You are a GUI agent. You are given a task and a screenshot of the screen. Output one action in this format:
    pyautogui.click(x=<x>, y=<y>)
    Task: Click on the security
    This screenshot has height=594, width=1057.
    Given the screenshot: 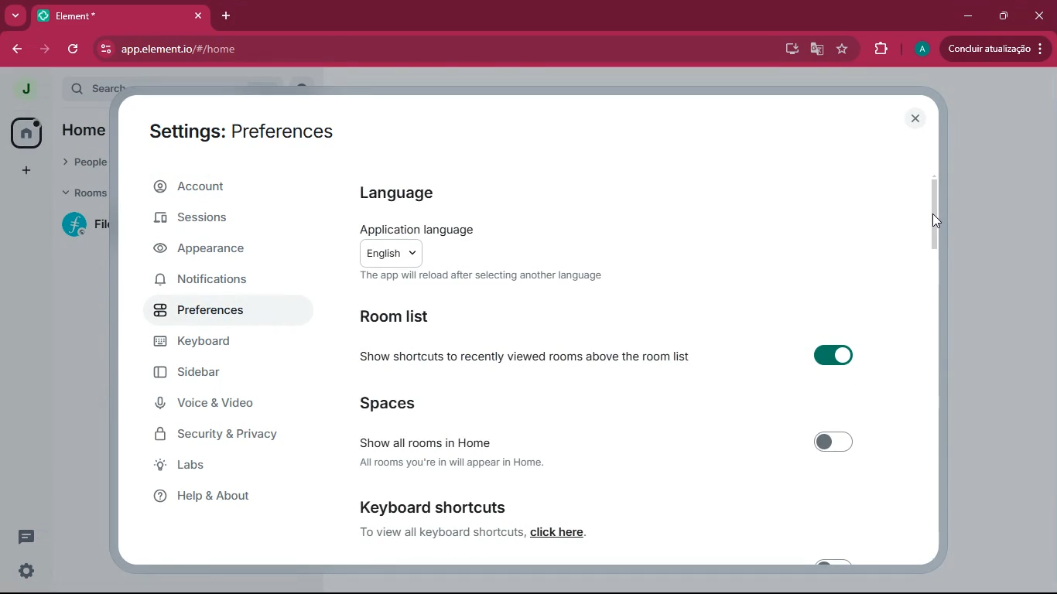 What is the action you would take?
    pyautogui.click(x=226, y=435)
    